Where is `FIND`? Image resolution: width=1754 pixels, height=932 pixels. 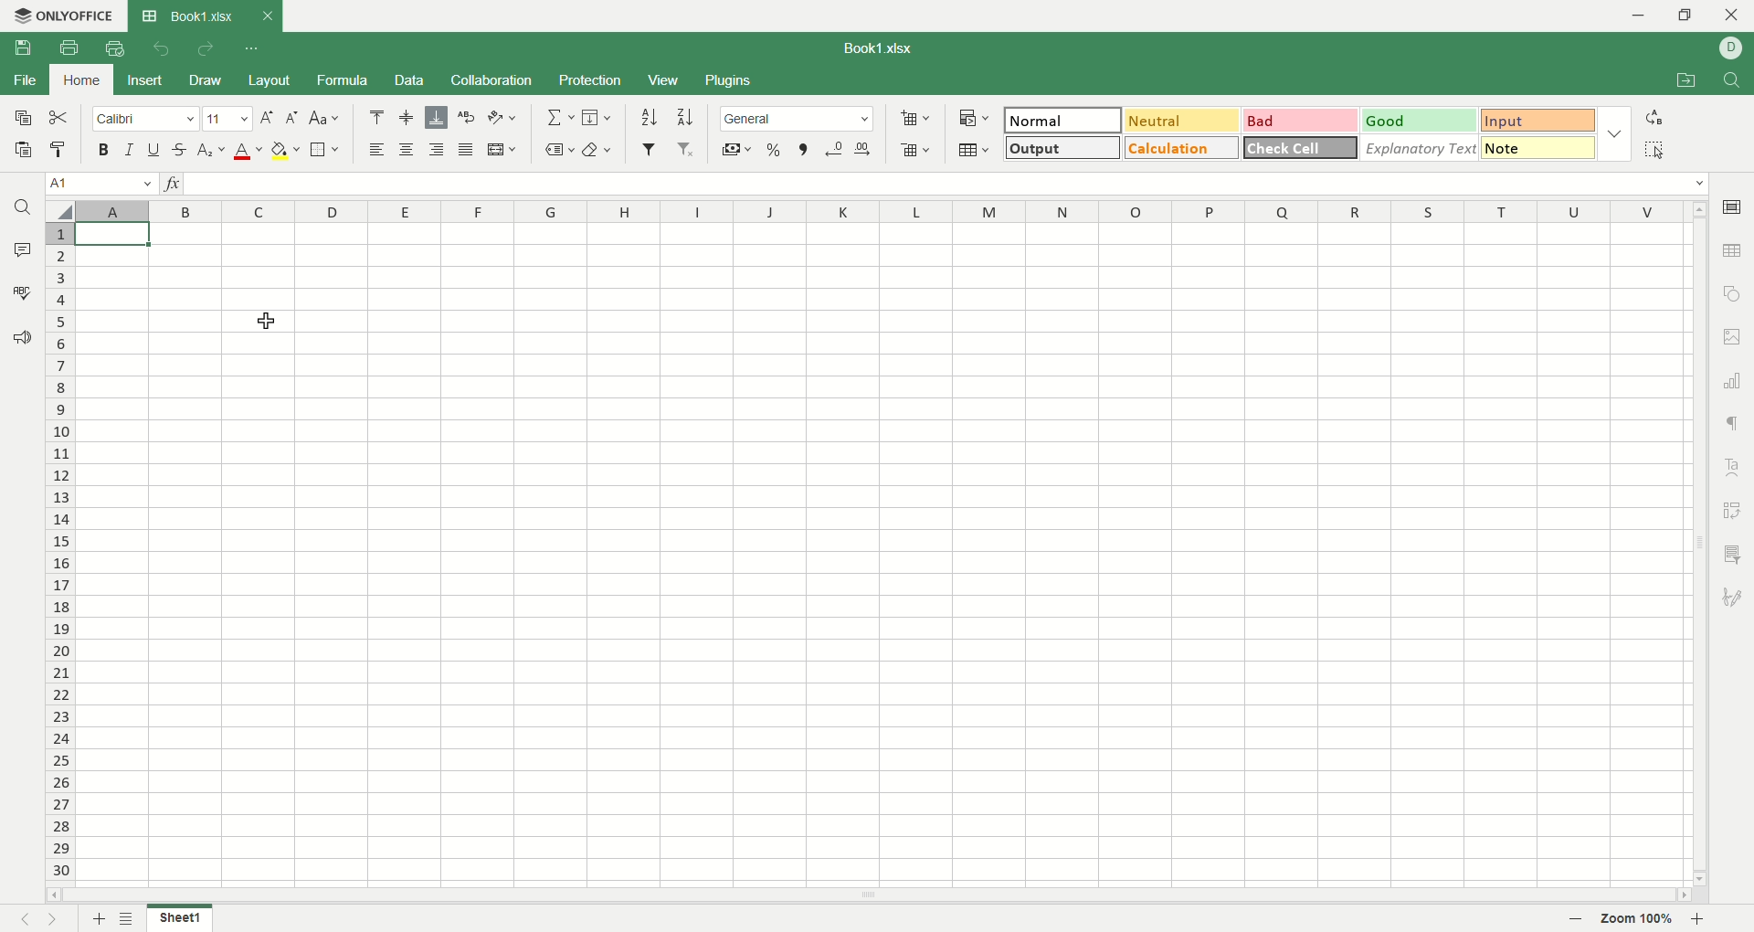
FIND is located at coordinates (1728, 81).